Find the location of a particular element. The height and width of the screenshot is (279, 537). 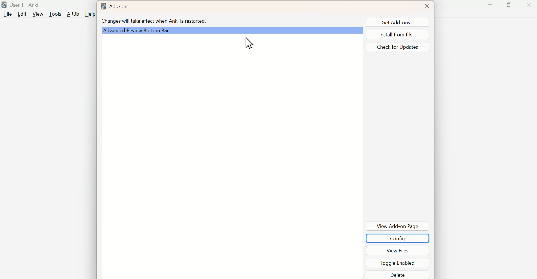

Help is located at coordinates (91, 14).